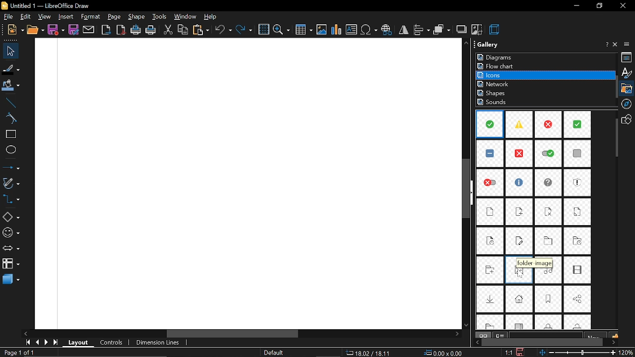 Image resolution: width=635 pixels, height=357 pixels. I want to click on attach, so click(89, 29).